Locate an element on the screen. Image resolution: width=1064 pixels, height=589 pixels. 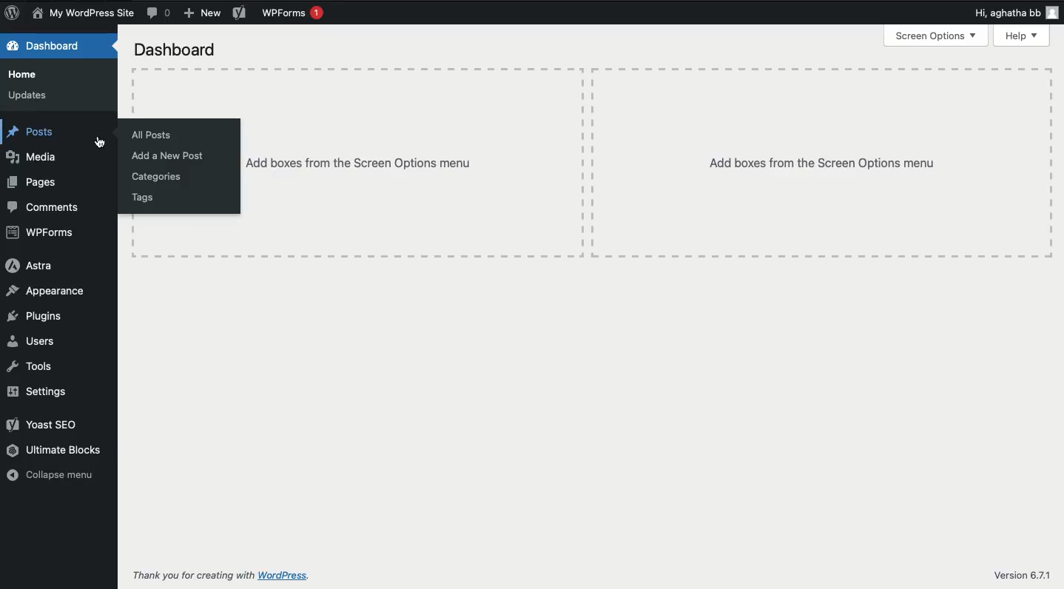
Collapse menu is located at coordinates (50, 474).